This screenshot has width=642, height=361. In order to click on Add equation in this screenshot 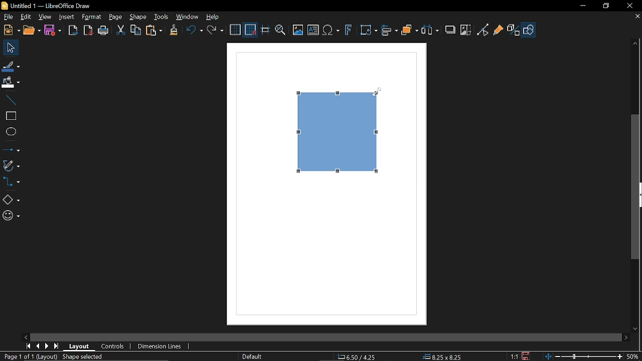, I will do `click(332, 31)`.